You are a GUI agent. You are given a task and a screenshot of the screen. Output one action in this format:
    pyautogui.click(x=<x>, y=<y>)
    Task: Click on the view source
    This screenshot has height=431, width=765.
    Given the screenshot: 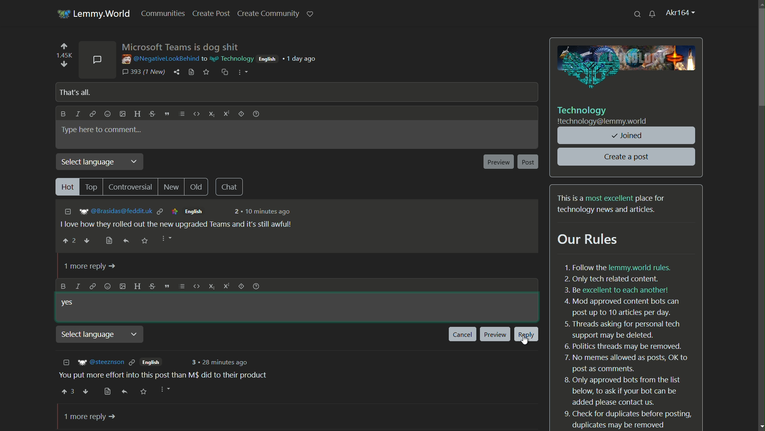 What is the action you would take?
    pyautogui.click(x=191, y=72)
    